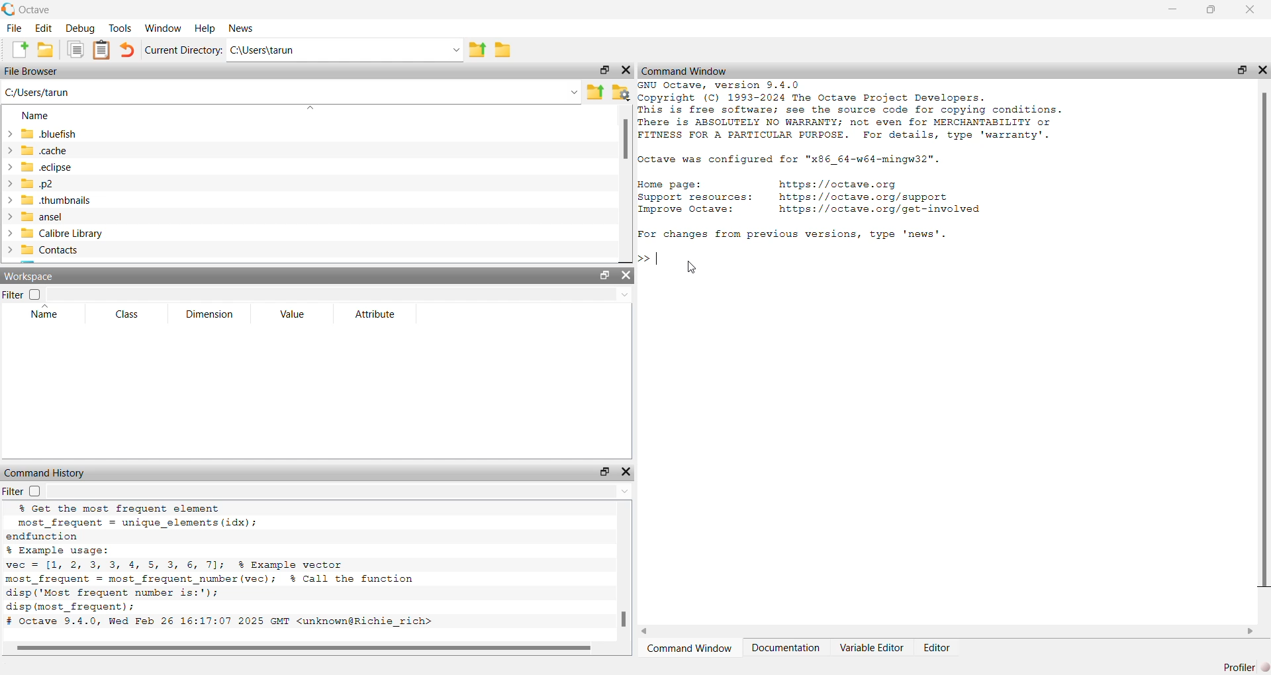 The height and width of the screenshot is (675, 1271). What do you see at coordinates (621, 93) in the screenshot?
I see `Browse your files` at bounding box center [621, 93].